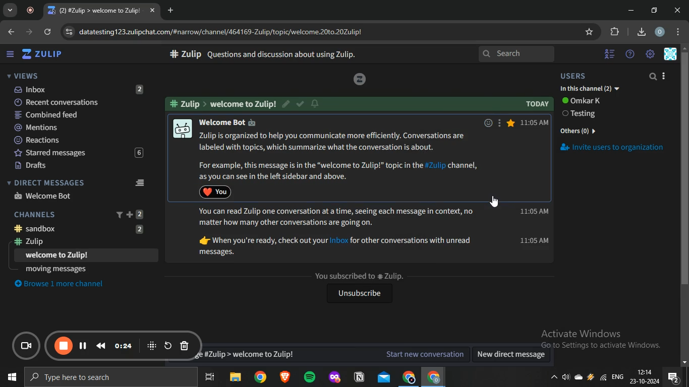 The height and width of the screenshot is (387, 689). I want to click on tab, so click(96, 11).